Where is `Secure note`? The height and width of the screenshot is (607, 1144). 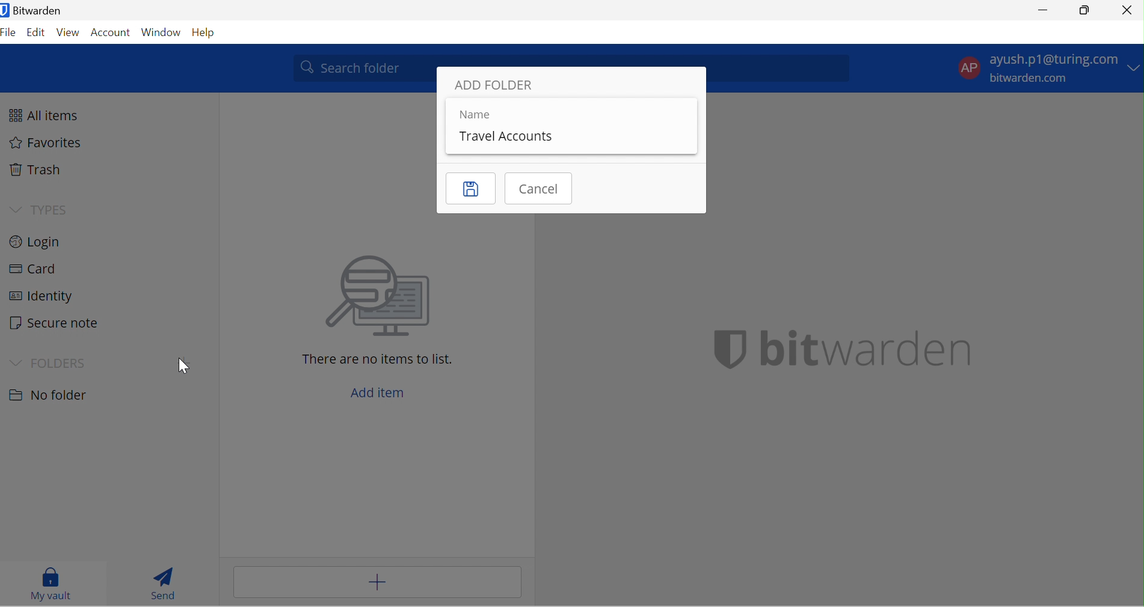
Secure note is located at coordinates (58, 323).